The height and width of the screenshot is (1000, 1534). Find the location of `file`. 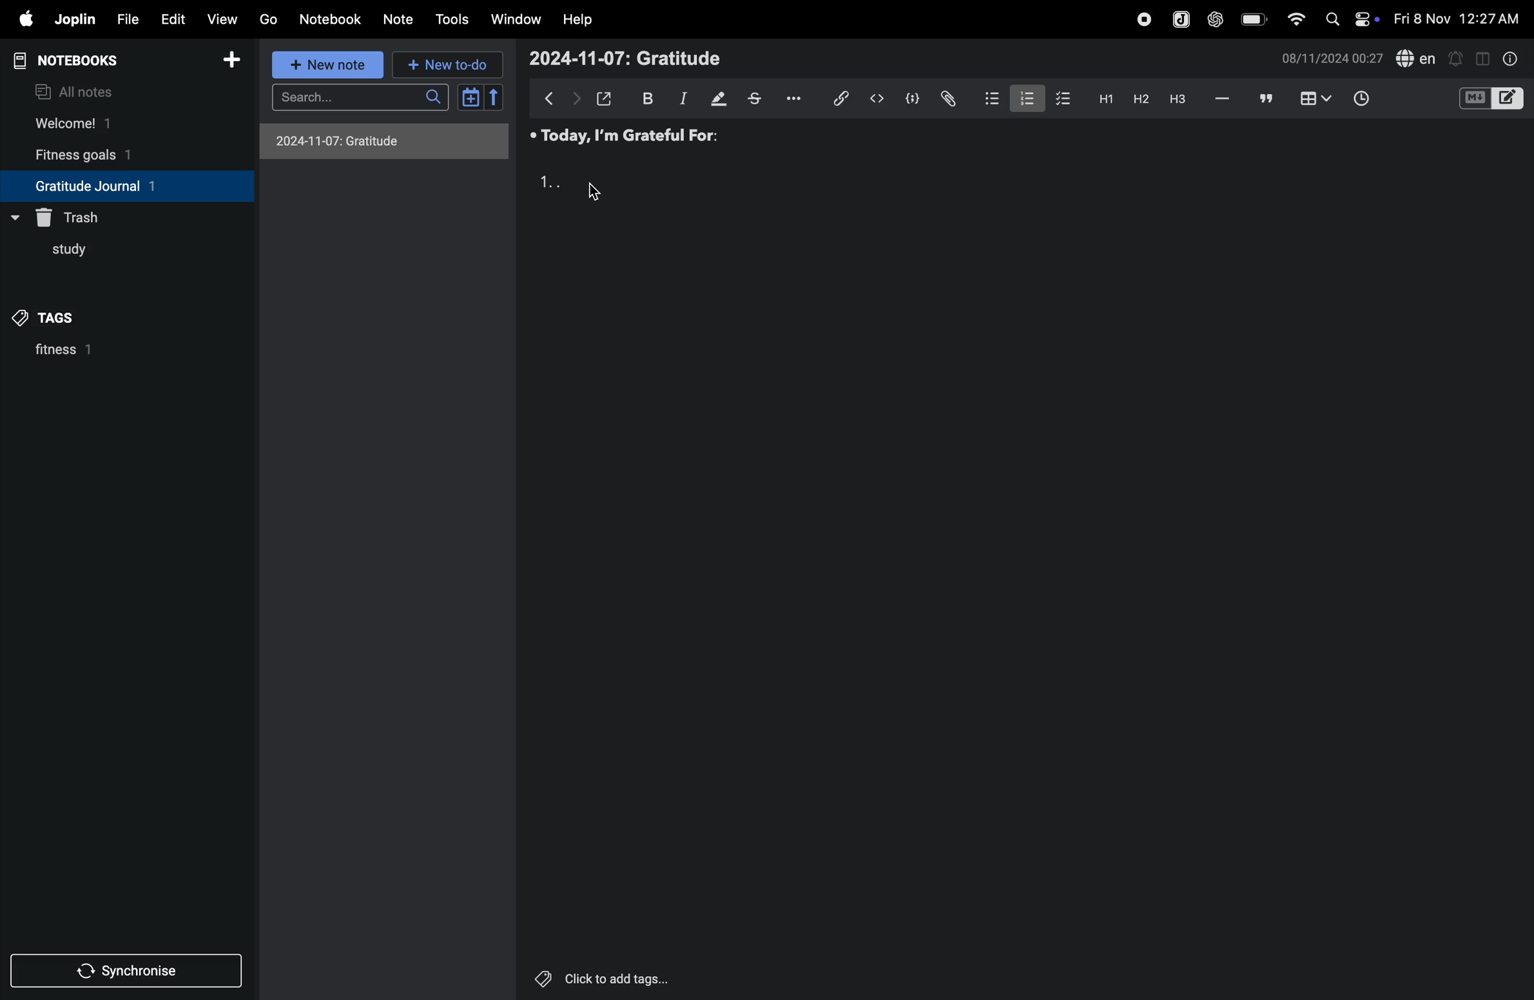

file is located at coordinates (127, 19).